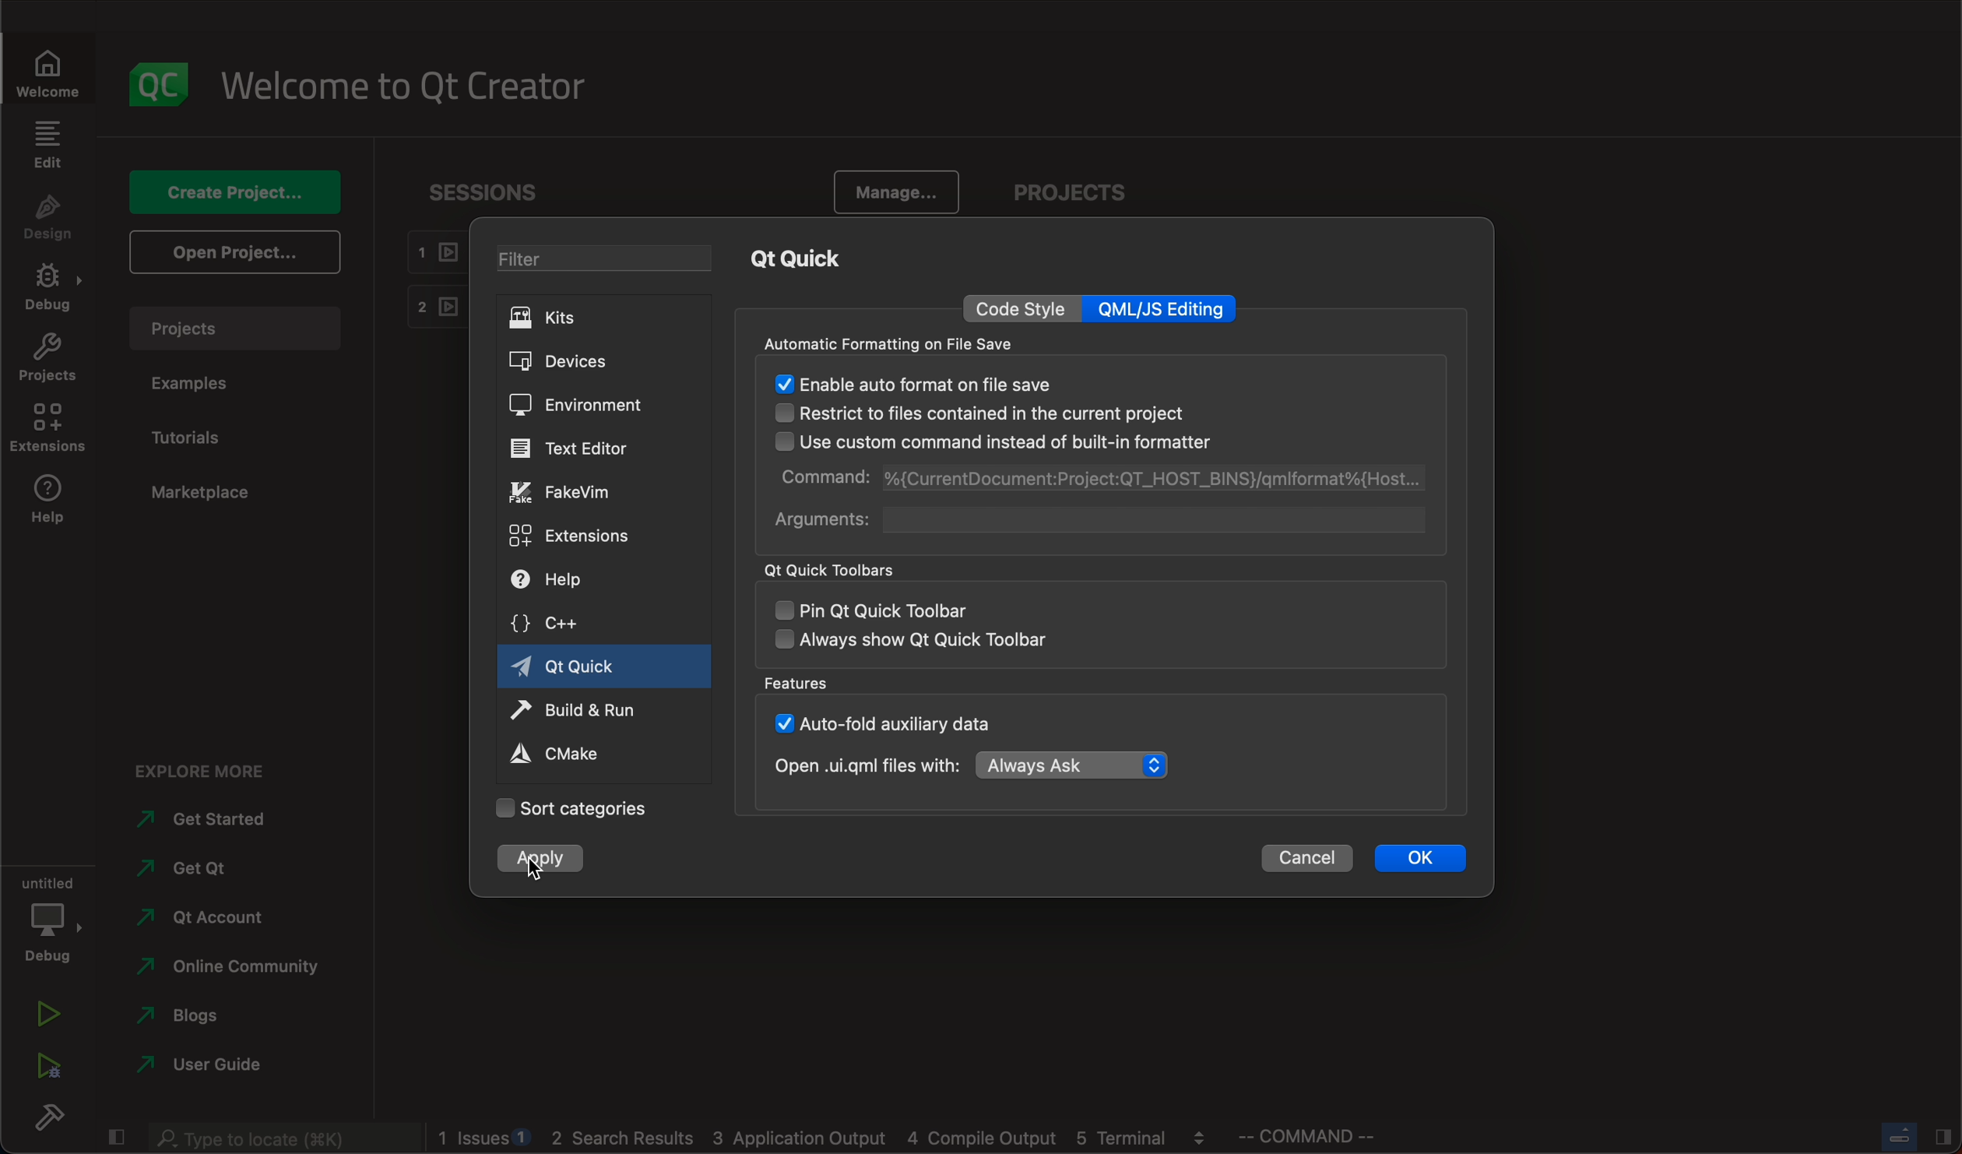 This screenshot has width=1962, height=1154. Describe the element at coordinates (227, 492) in the screenshot. I see `marketplace` at that location.